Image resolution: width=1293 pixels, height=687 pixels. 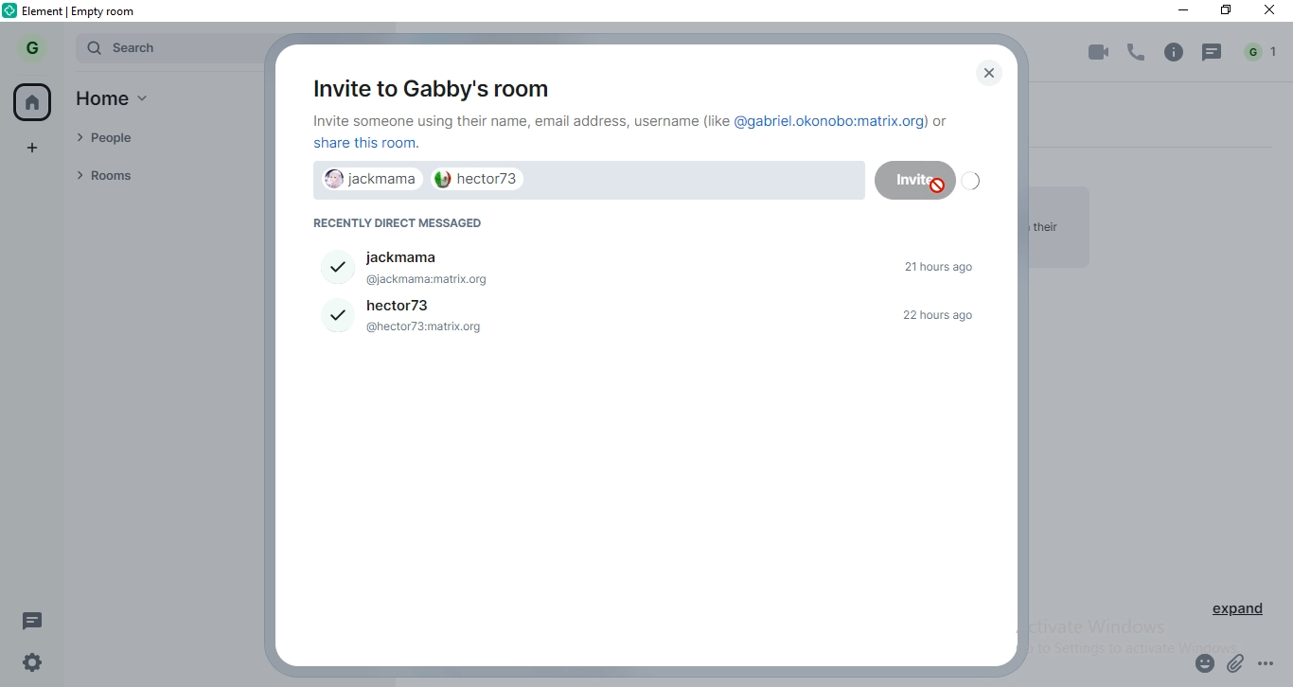 What do you see at coordinates (1263, 52) in the screenshot?
I see `notification` at bounding box center [1263, 52].